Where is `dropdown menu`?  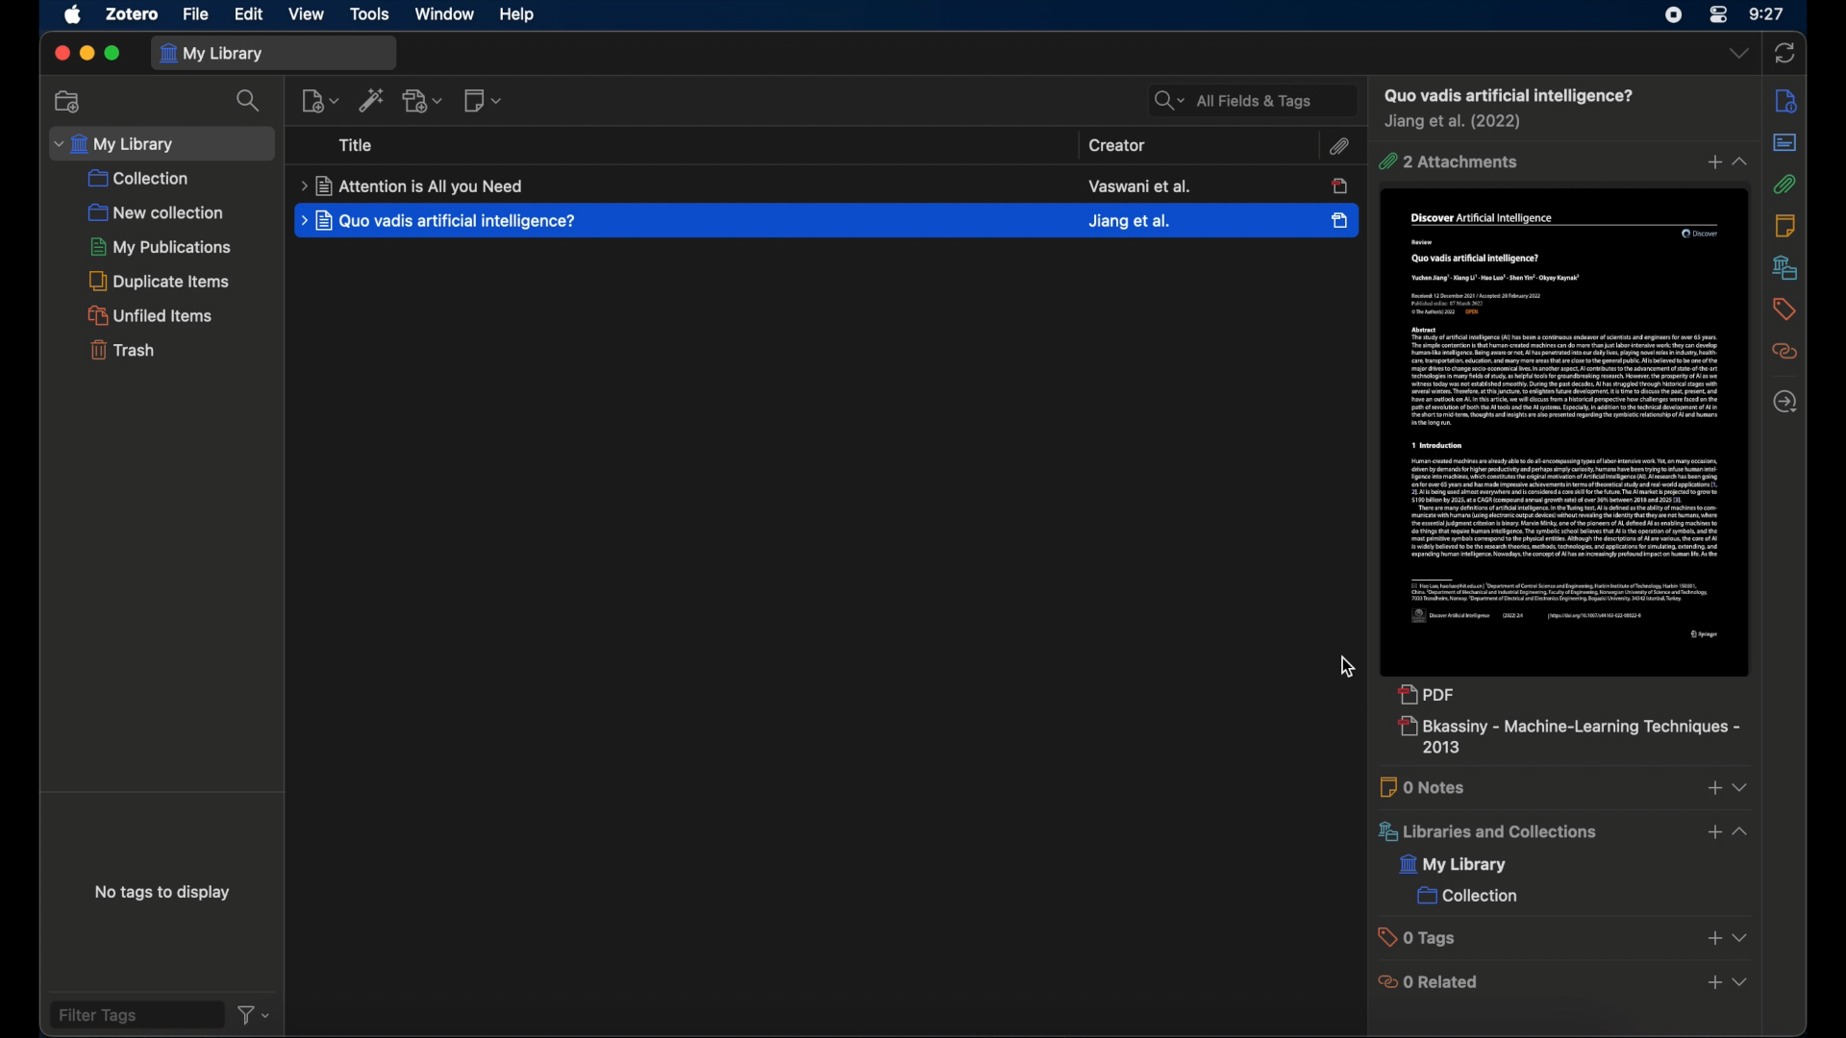 dropdown menu is located at coordinates (1742, 788).